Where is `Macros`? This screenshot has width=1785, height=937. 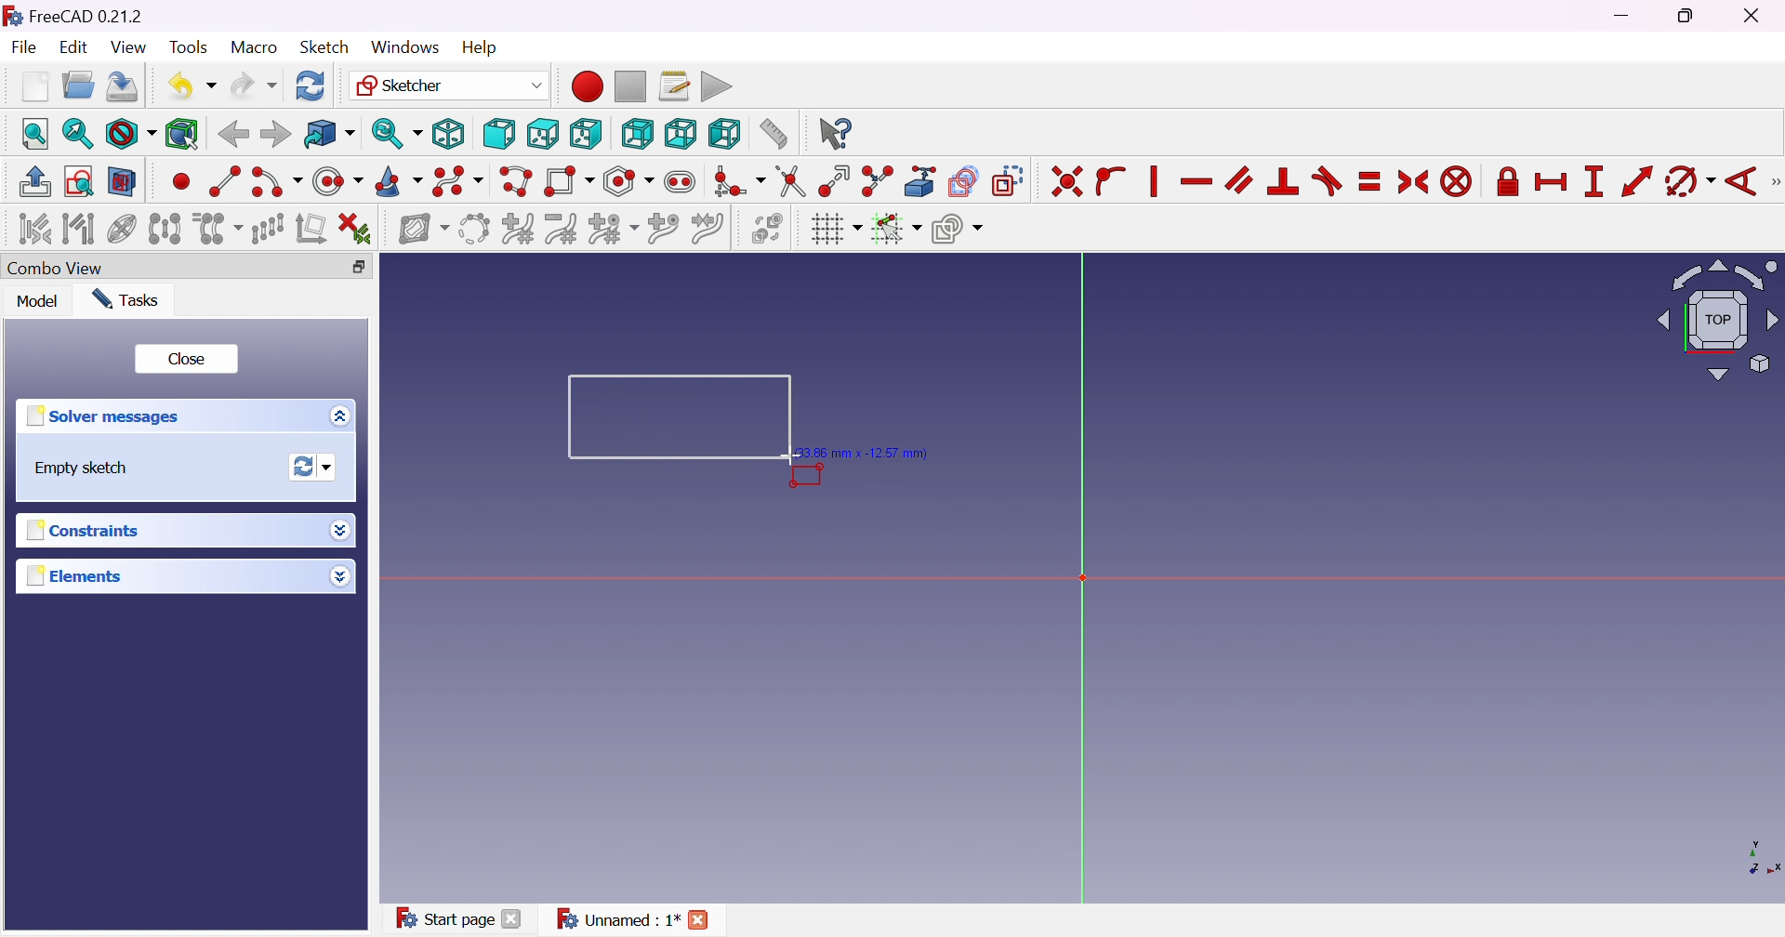
Macros is located at coordinates (674, 86).